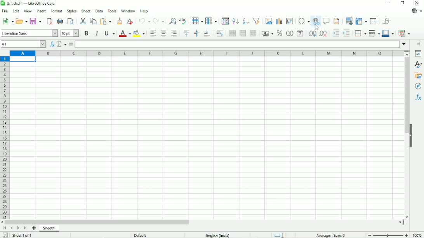 This screenshot has height=238, width=424. I want to click on file, so click(5, 11).